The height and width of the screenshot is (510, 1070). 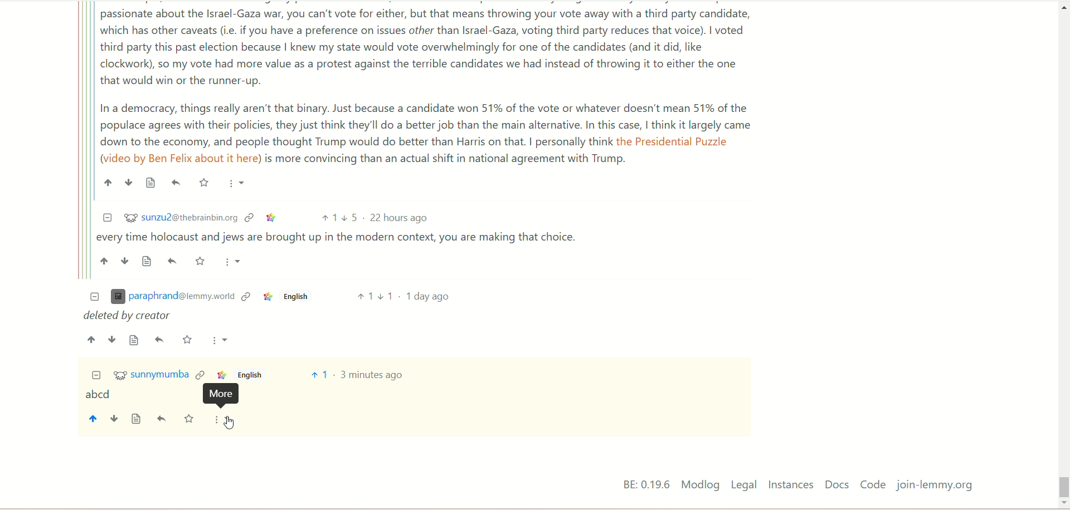 I want to click on 3 minutes ago, so click(x=372, y=375).